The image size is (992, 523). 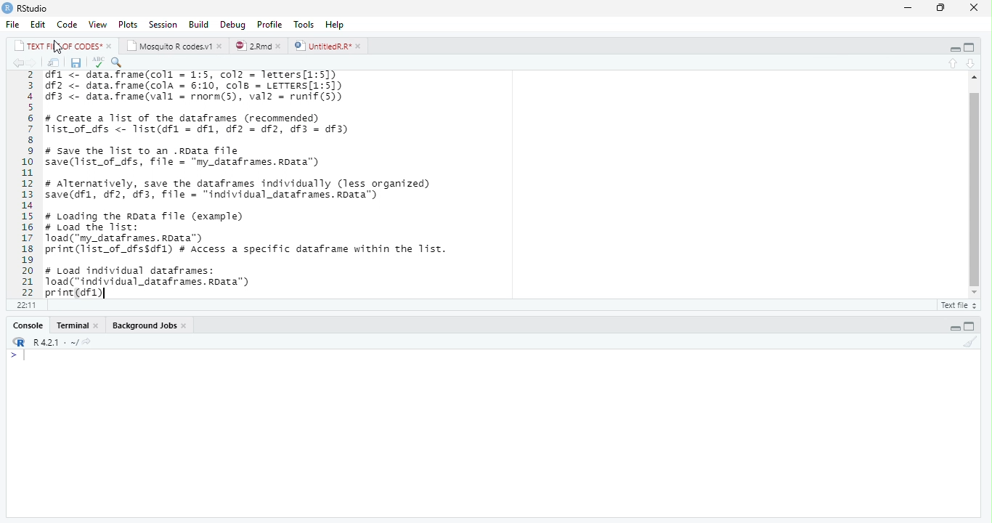 I want to click on Tools, so click(x=306, y=24).